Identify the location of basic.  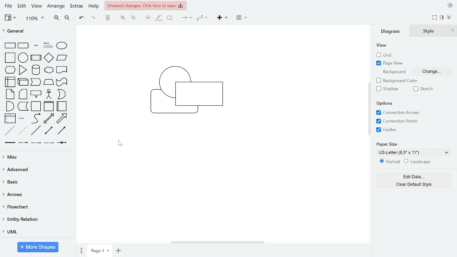
(38, 182).